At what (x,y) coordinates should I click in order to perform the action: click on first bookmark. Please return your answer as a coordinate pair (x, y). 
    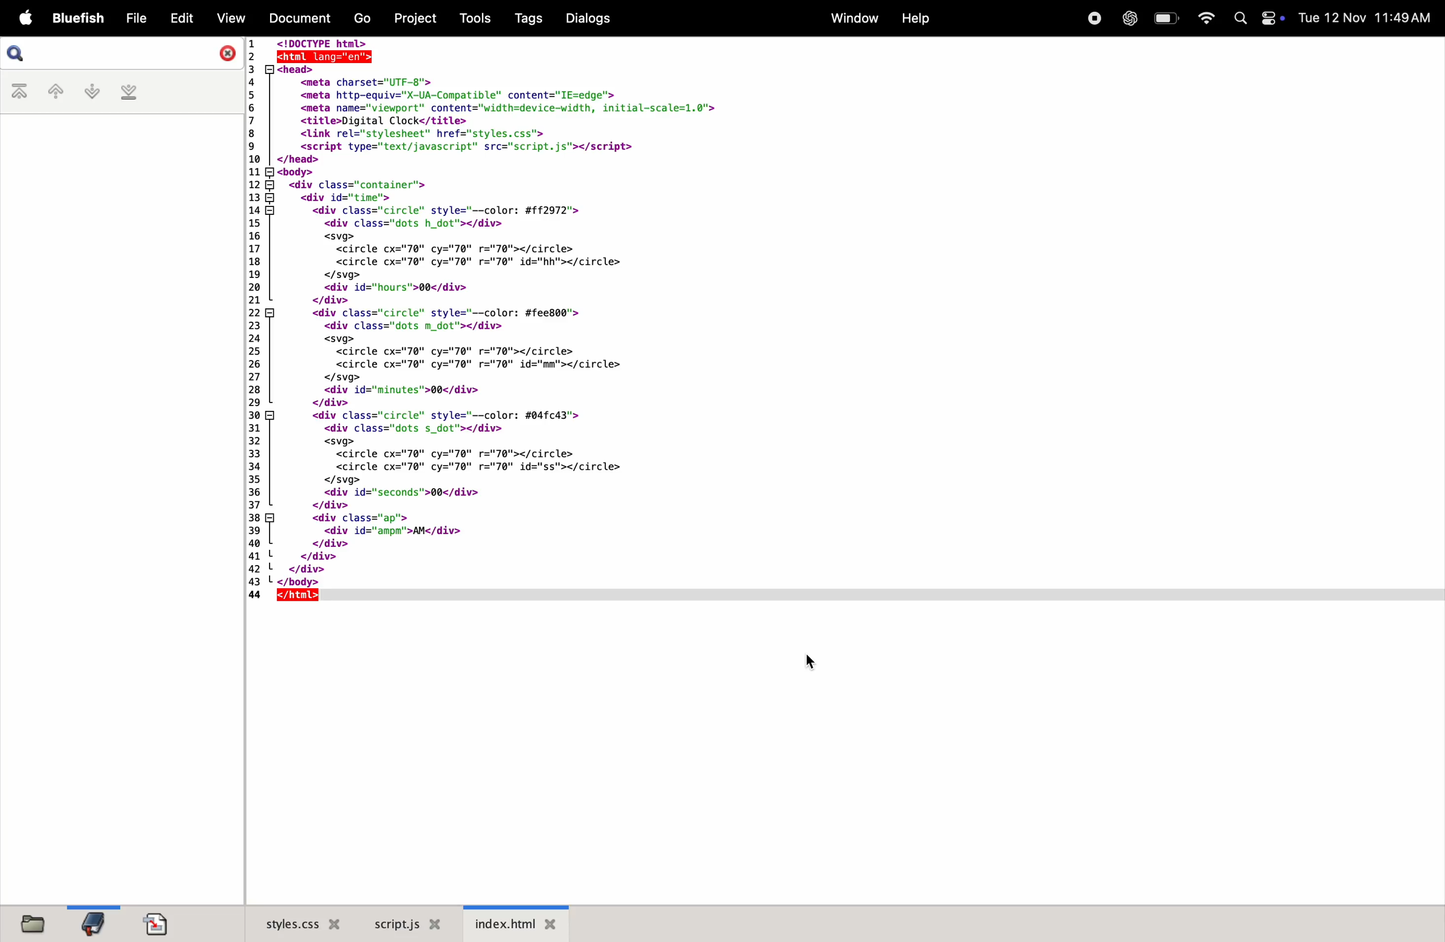
    Looking at the image, I should click on (21, 93).